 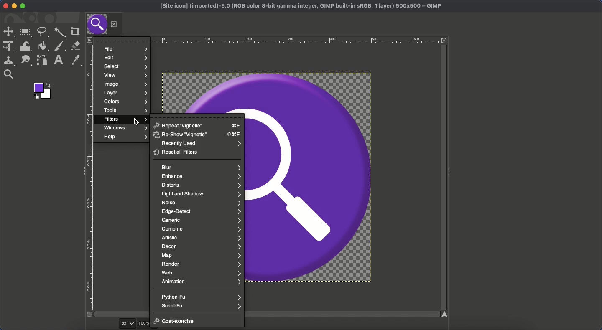 What do you see at coordinates (42, 60) in the screenshot?
I see `Path` at bounding box center [42, 60].